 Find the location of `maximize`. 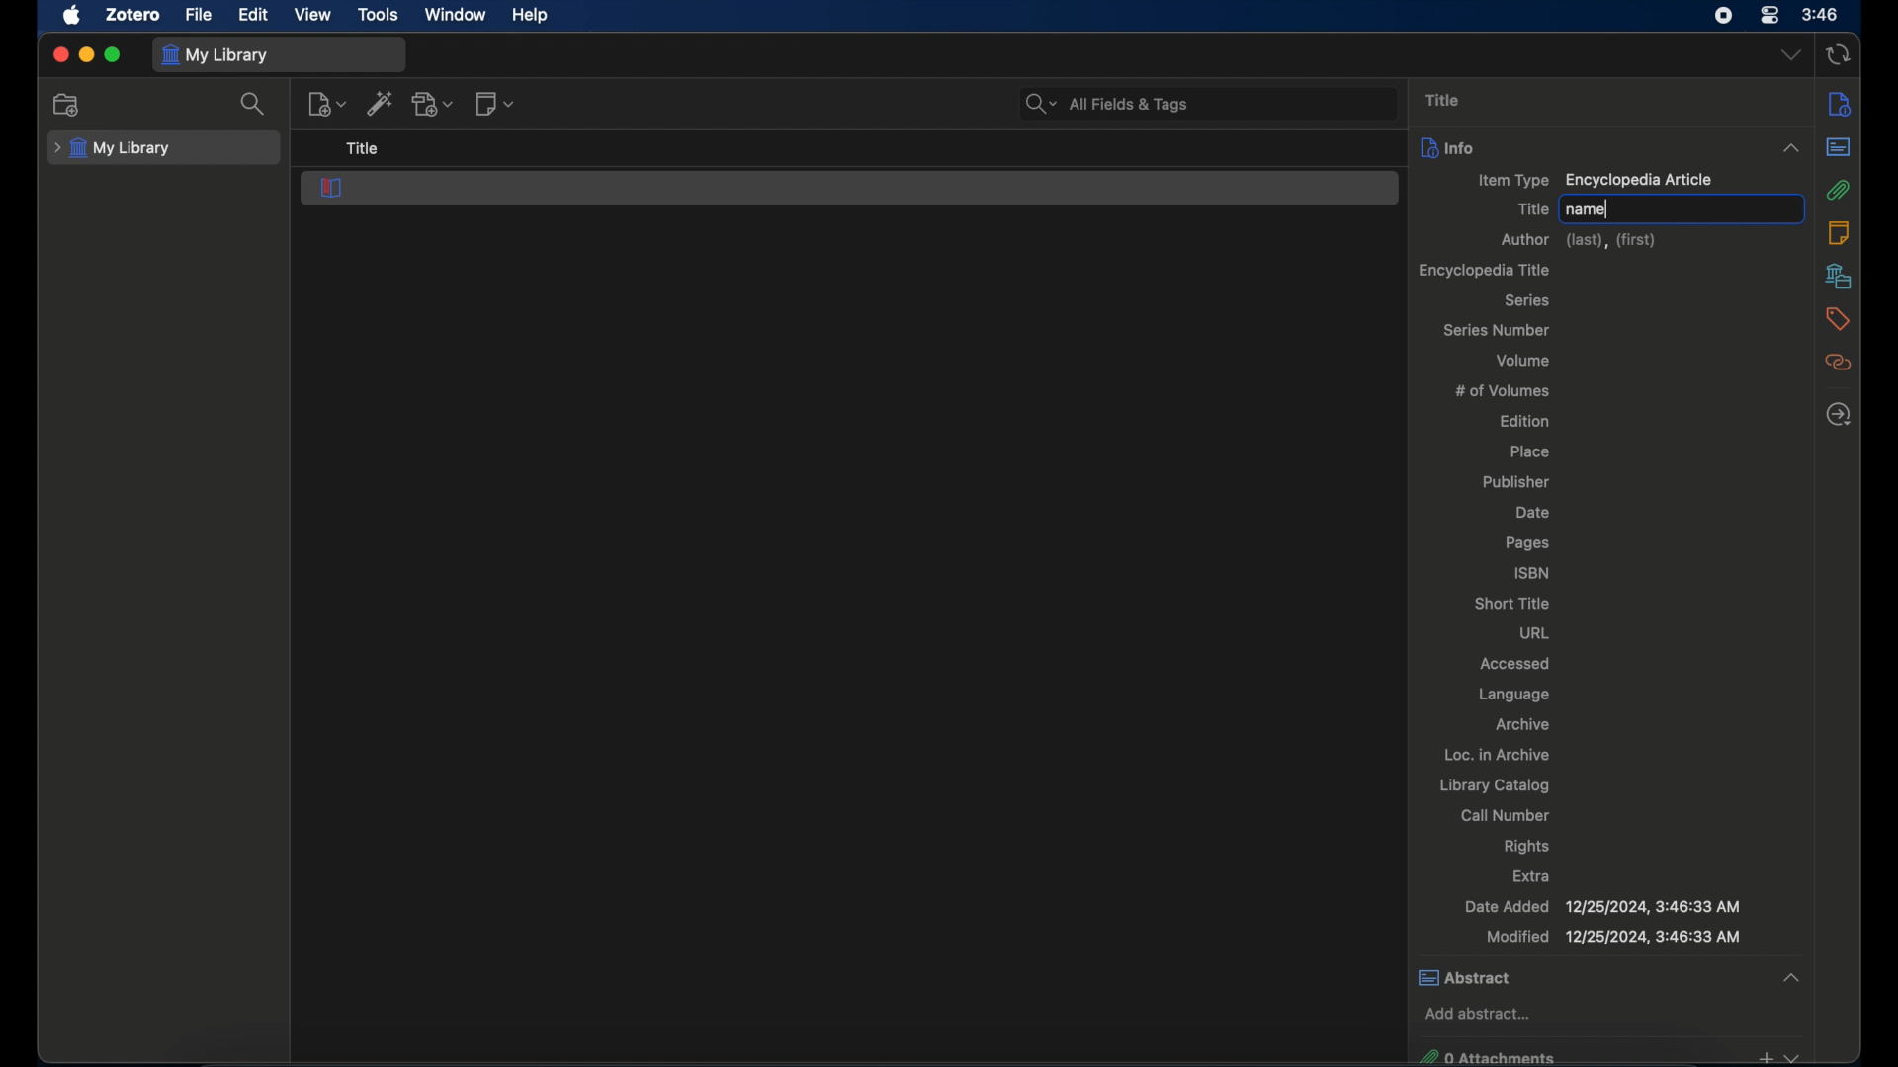

maximize is located at coordinates (113, 55).